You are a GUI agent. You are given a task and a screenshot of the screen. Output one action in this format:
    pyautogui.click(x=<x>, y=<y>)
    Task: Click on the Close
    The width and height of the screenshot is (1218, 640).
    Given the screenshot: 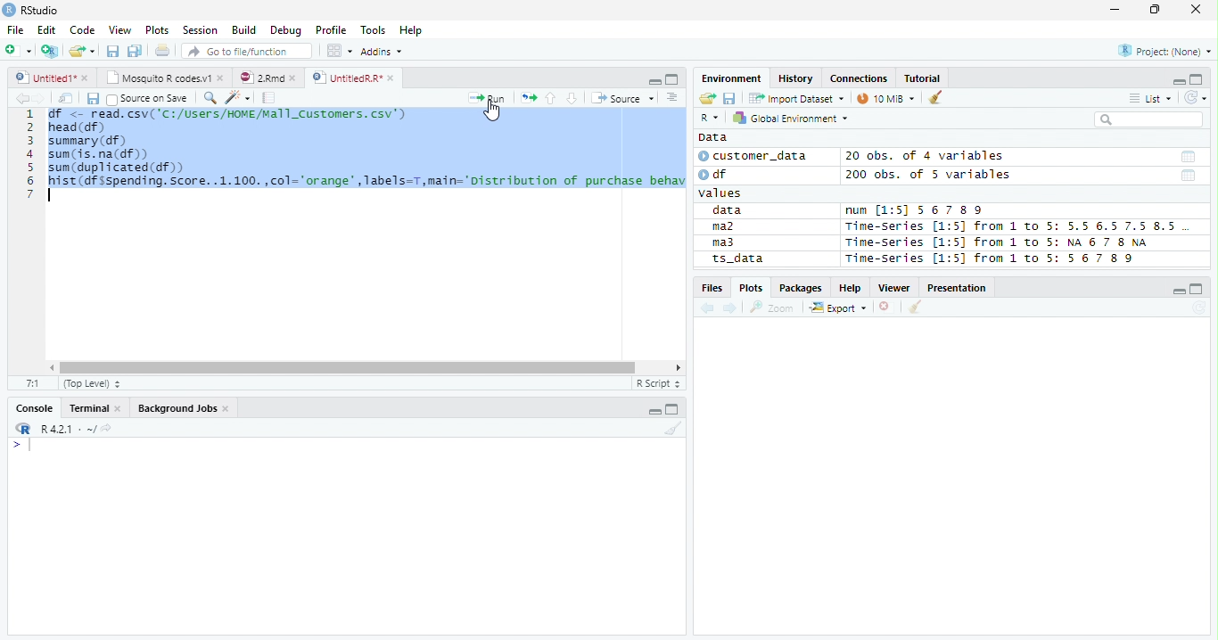 What is the action you would take?
    pyautogui.click(x=1195, y=10)
    